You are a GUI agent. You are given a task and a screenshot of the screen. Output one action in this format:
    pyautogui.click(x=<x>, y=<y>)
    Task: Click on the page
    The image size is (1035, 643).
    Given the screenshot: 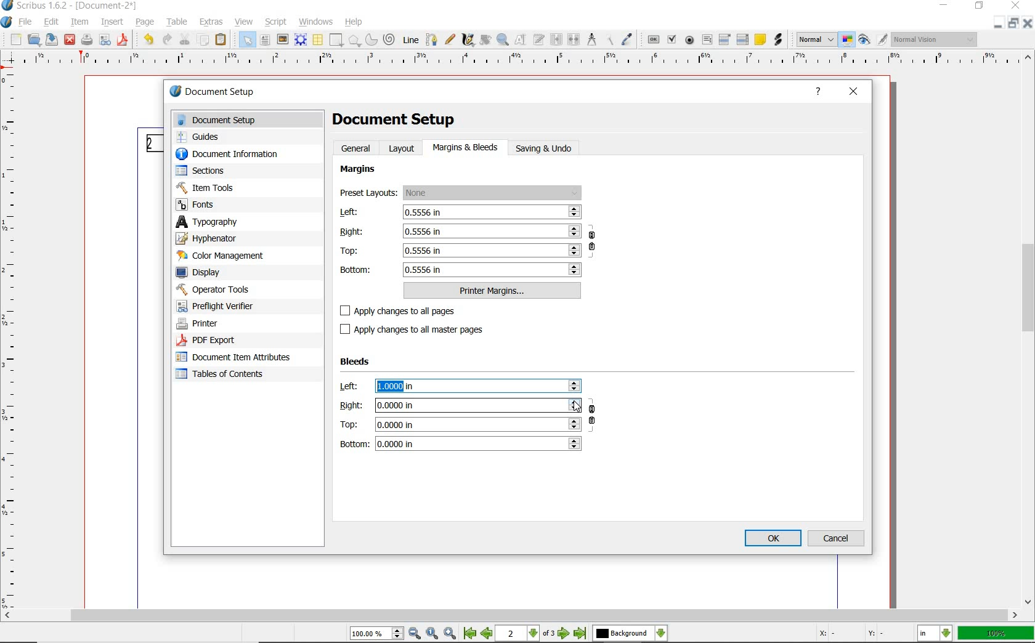 What is the action you would take?
    pyautogui.click(x=146, y=23)
    